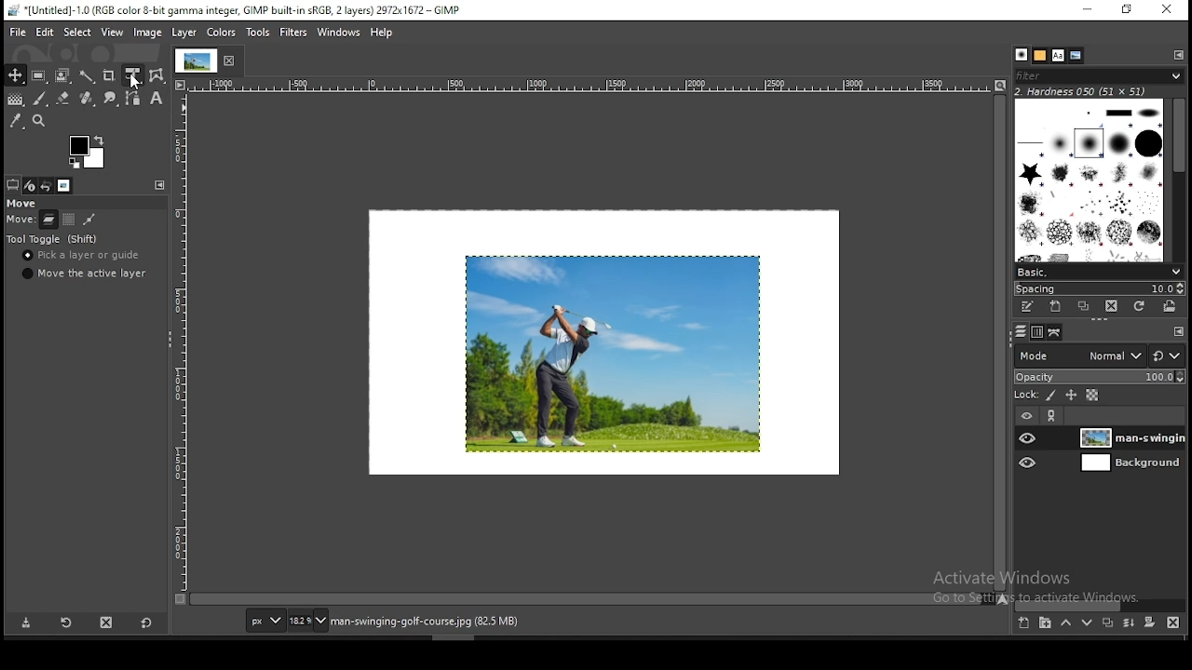 This screenshot has width=1192, height=670. Describe the element at coordinates (1053, 418) in the screenshot. I see `link` at that location.